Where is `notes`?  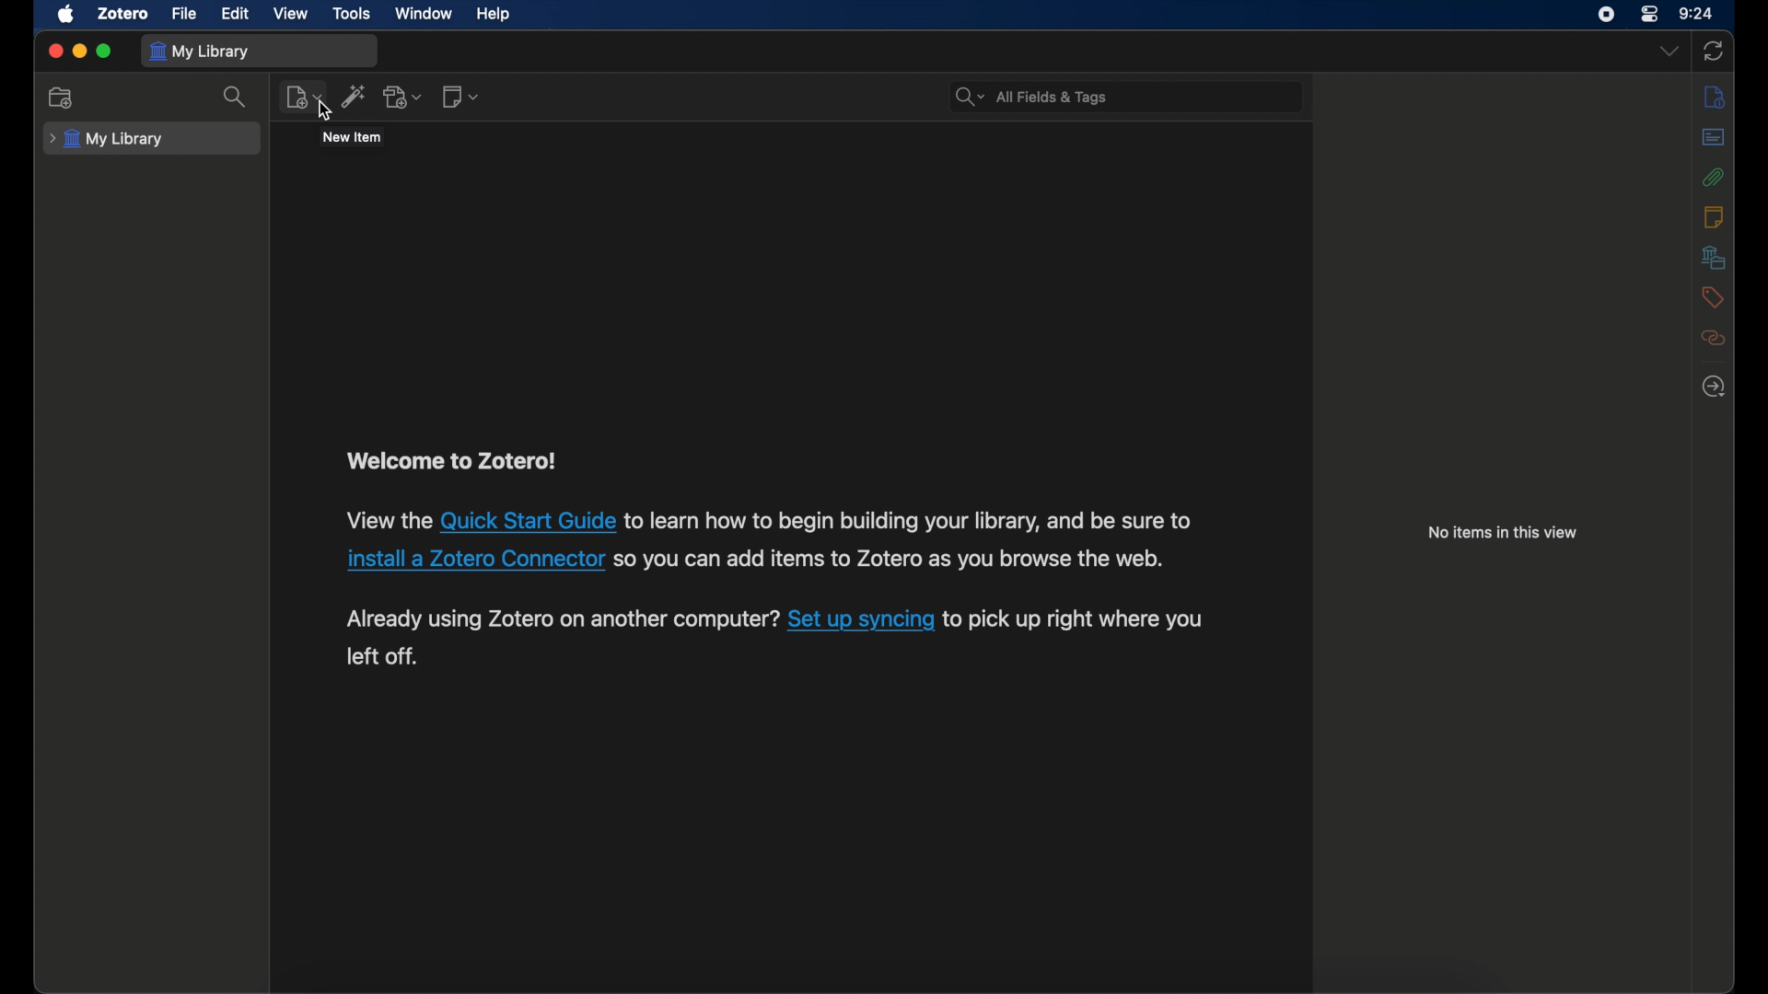 notes is located at coordinates (1714, 215).